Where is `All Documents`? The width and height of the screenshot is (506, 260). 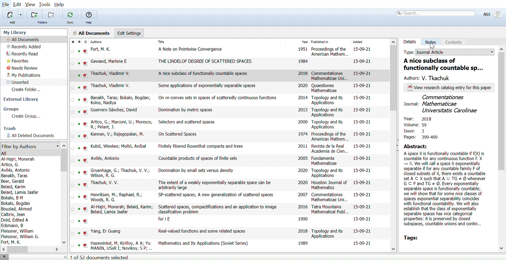 All Documents is located at coordinates (91, 33).